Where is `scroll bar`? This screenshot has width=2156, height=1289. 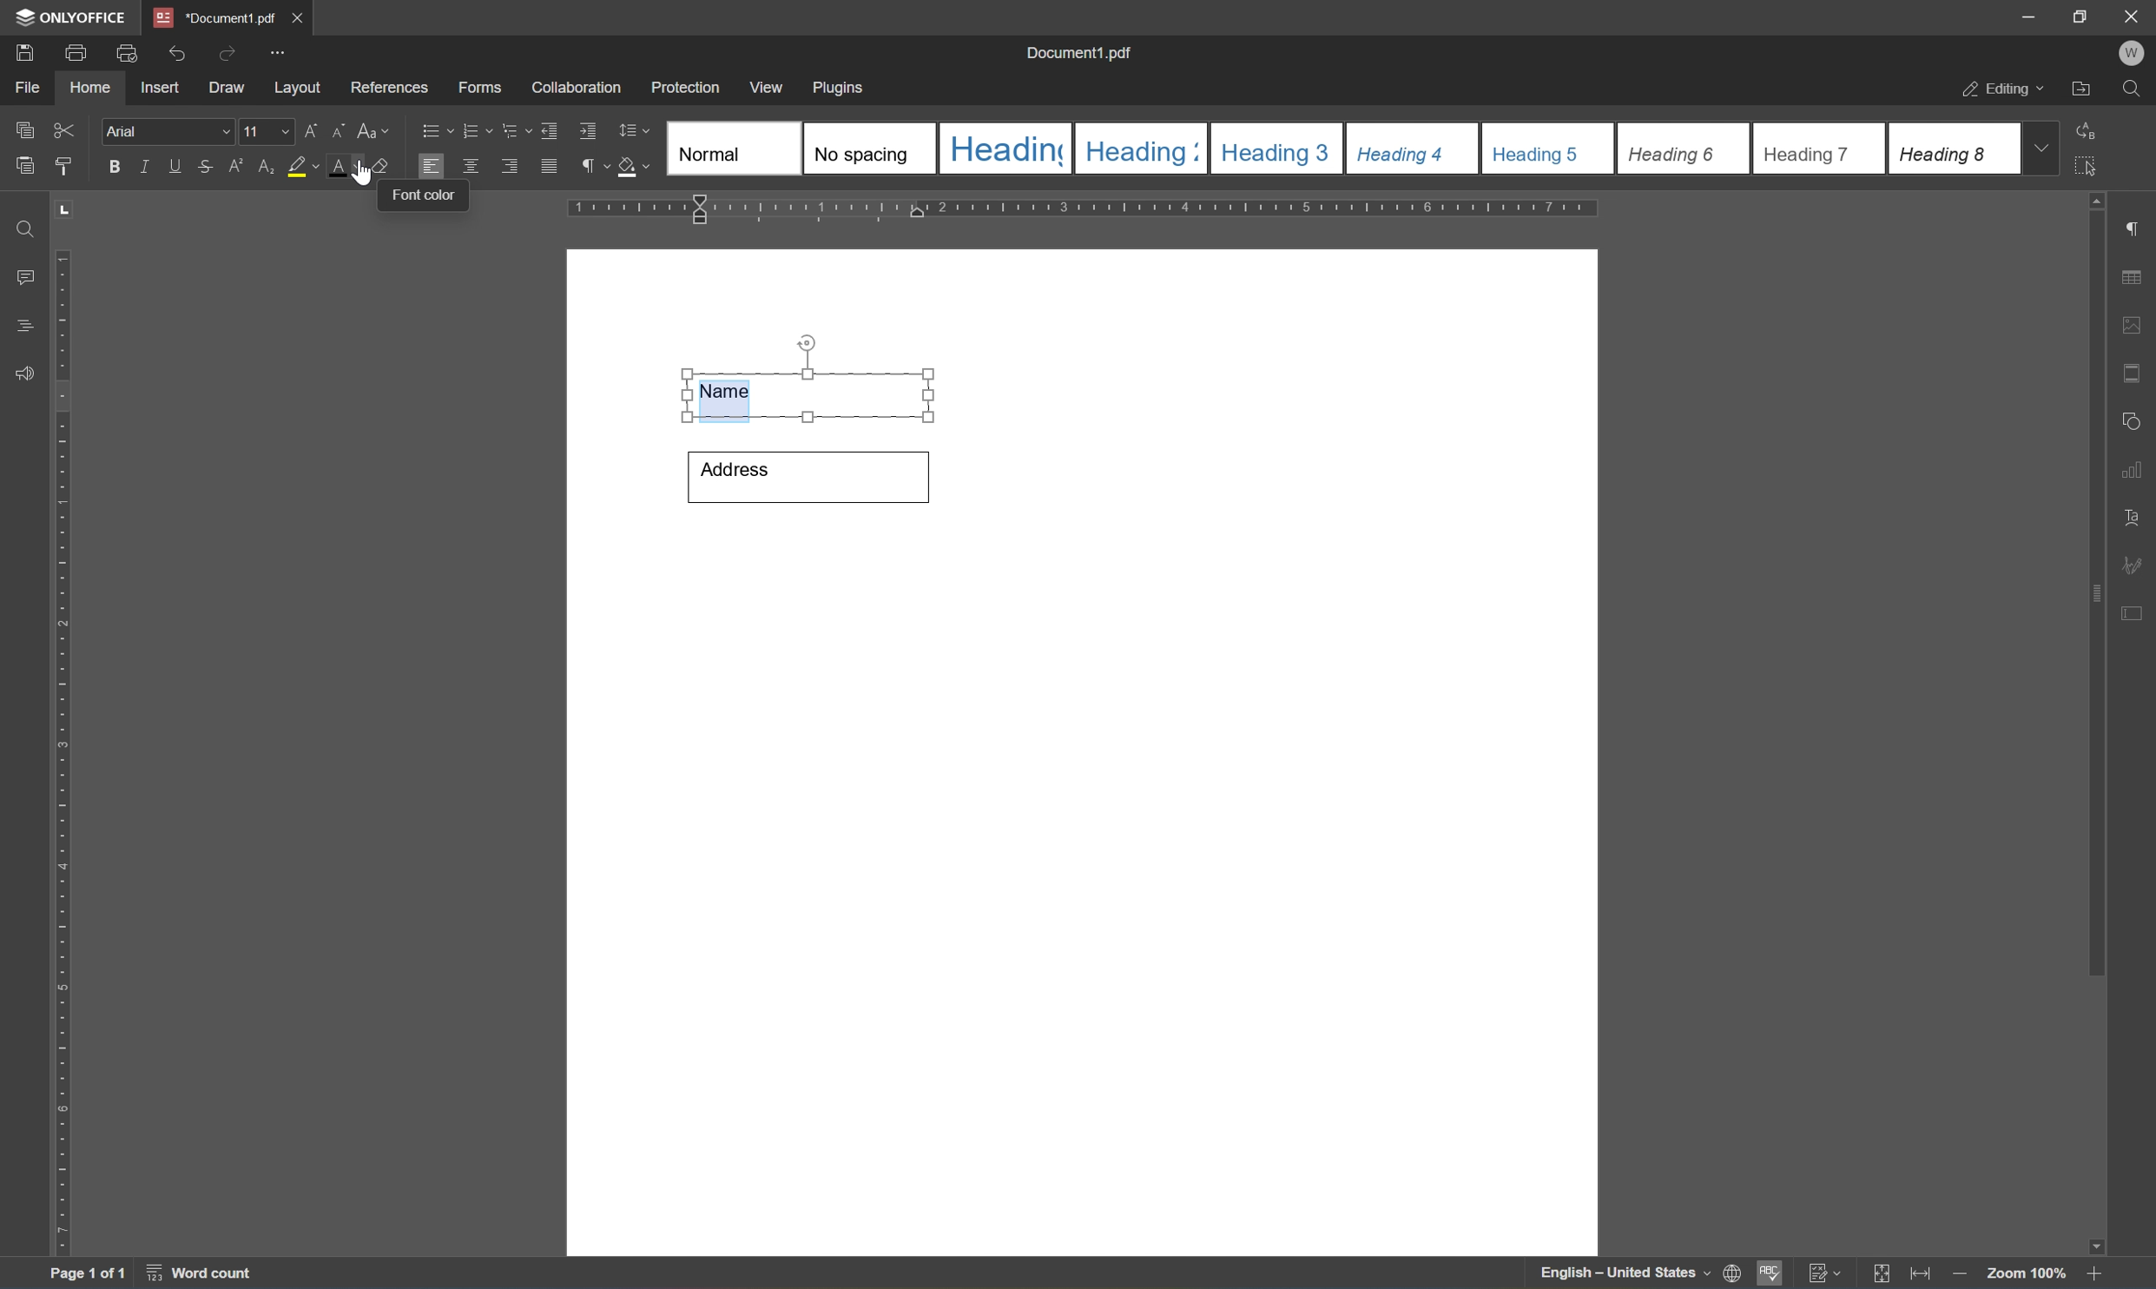 scroll bar is located at coordinates (2097, 595).